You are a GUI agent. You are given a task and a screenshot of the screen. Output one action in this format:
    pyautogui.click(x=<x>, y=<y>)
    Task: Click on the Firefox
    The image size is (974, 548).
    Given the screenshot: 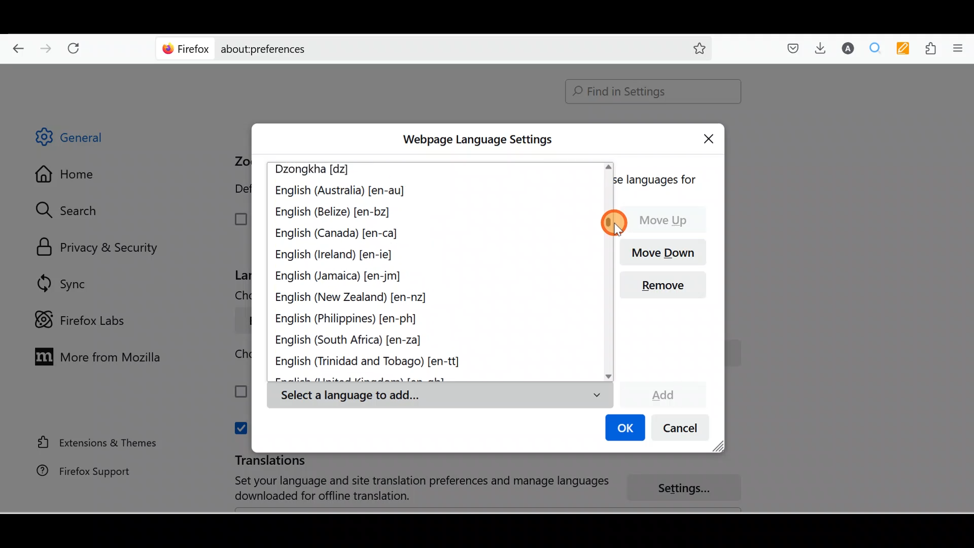 What is the action you would take?
    pyautogui.click(x=186, y=48)
    